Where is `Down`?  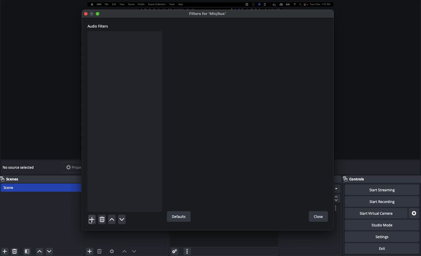
Down is located at coordinates (122, 220).